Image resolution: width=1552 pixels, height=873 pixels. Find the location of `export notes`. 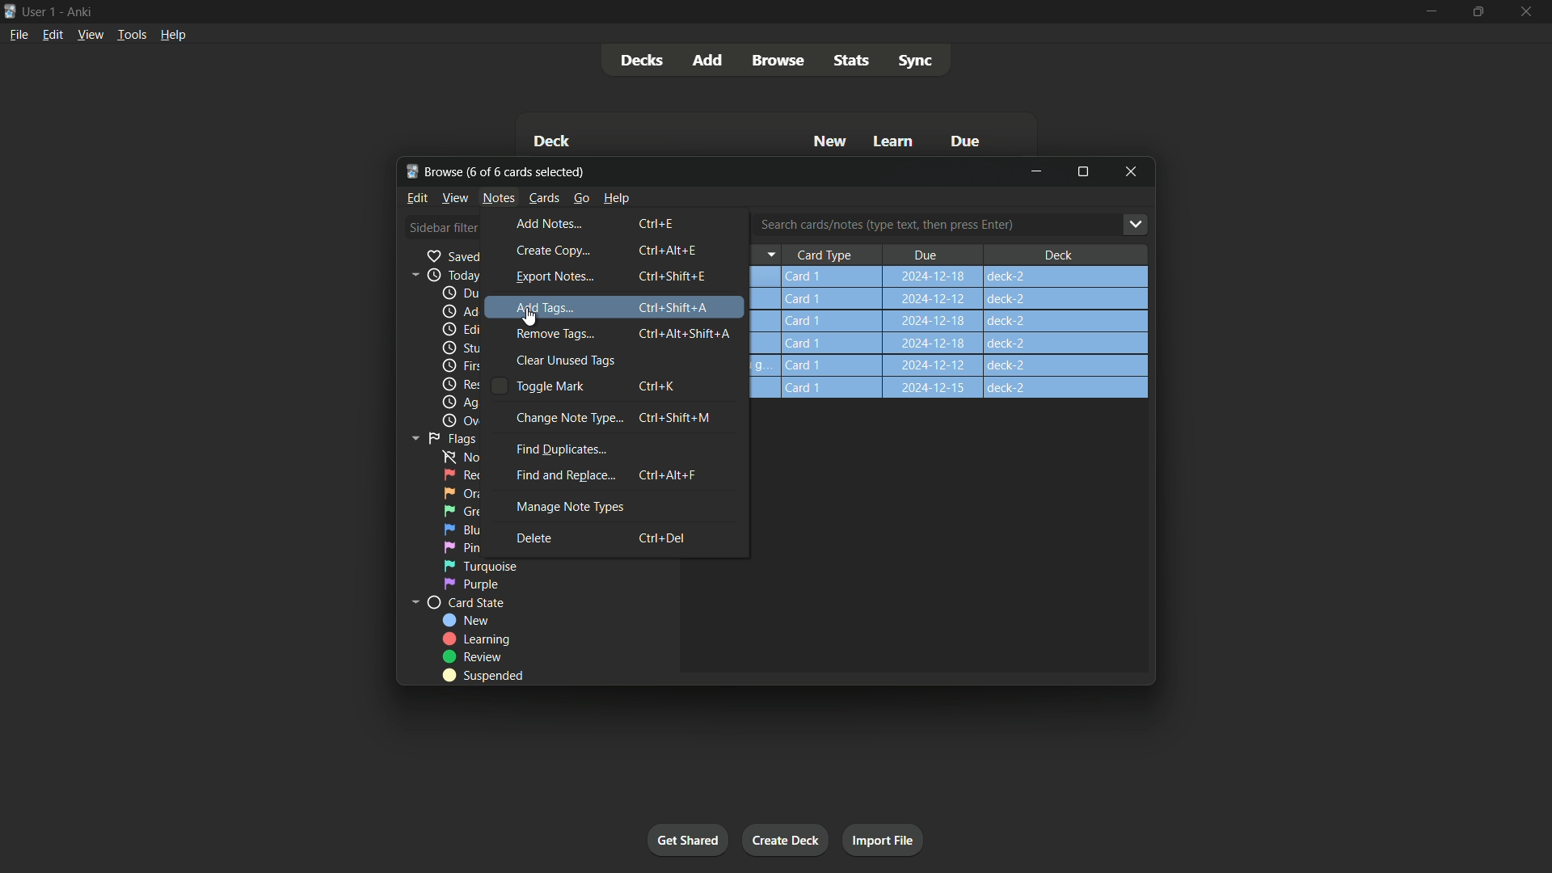

export notes is located at coordinates (558, 276).